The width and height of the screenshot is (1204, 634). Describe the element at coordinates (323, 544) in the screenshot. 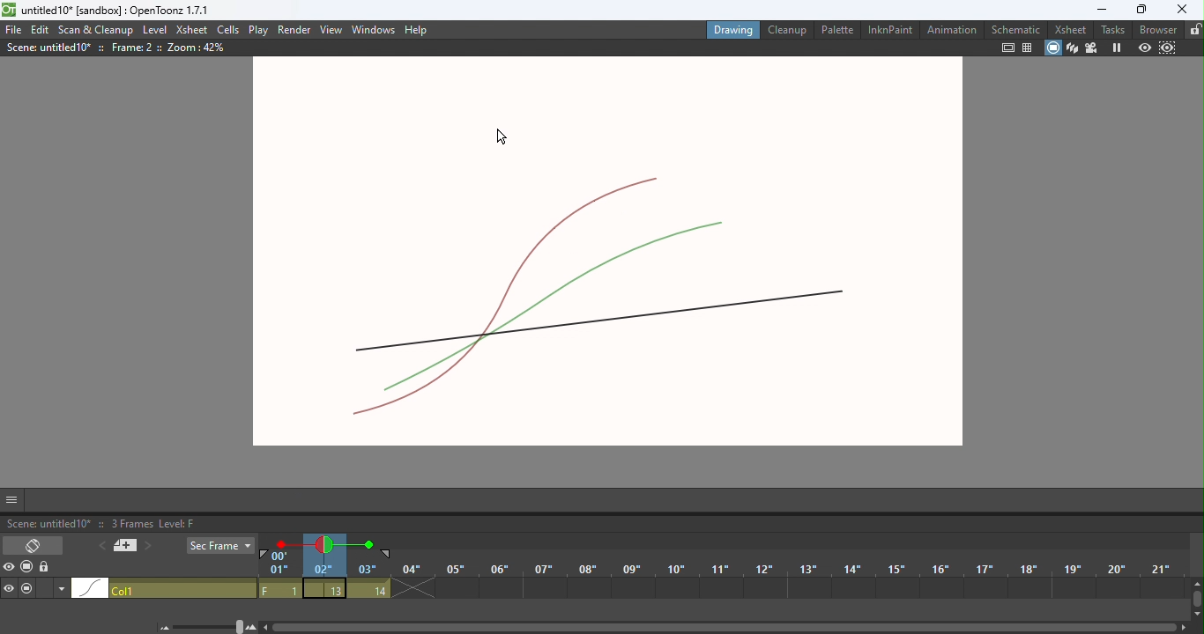

I see `Onion skin` at that location.